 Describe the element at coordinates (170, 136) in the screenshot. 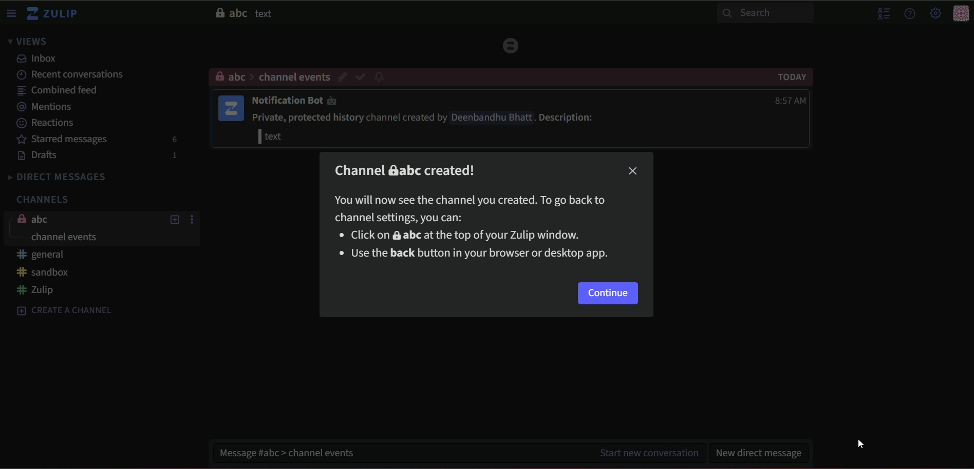

I see `6` at that location.